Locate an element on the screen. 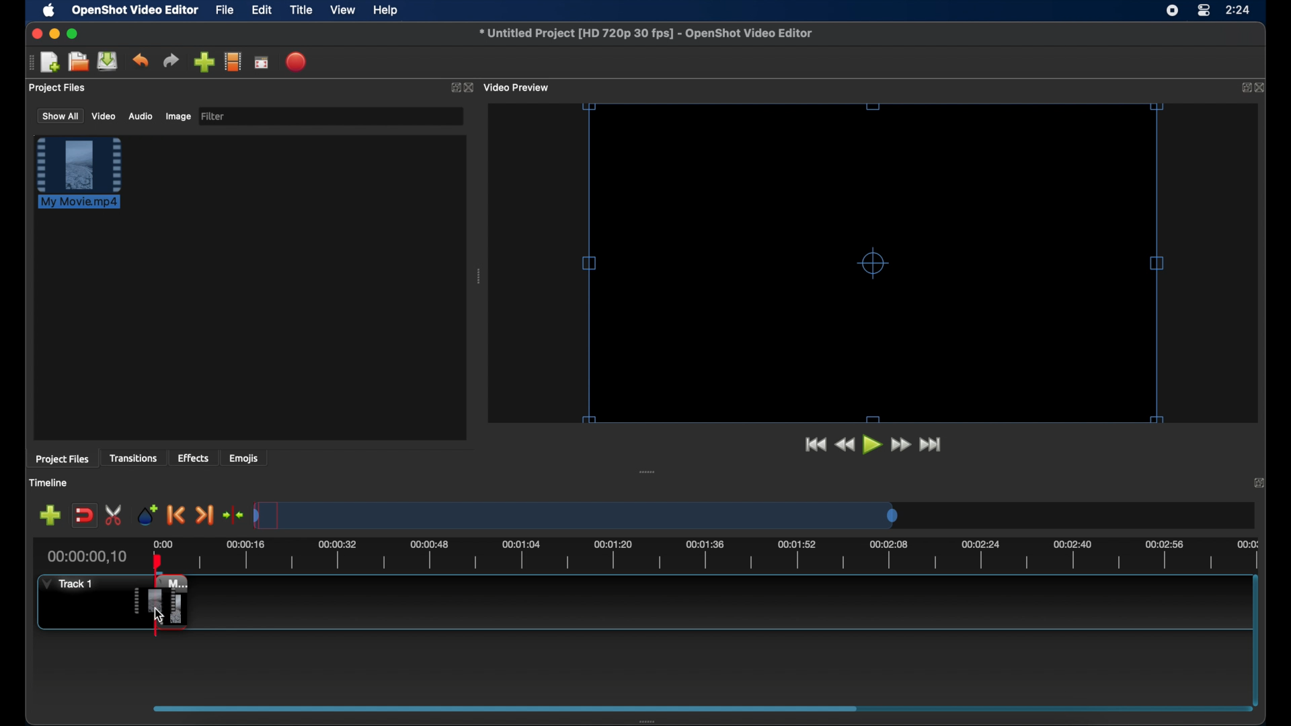 The width and height of the screenshot is (1291, 726). fast for is located at coordinates (900, 445).